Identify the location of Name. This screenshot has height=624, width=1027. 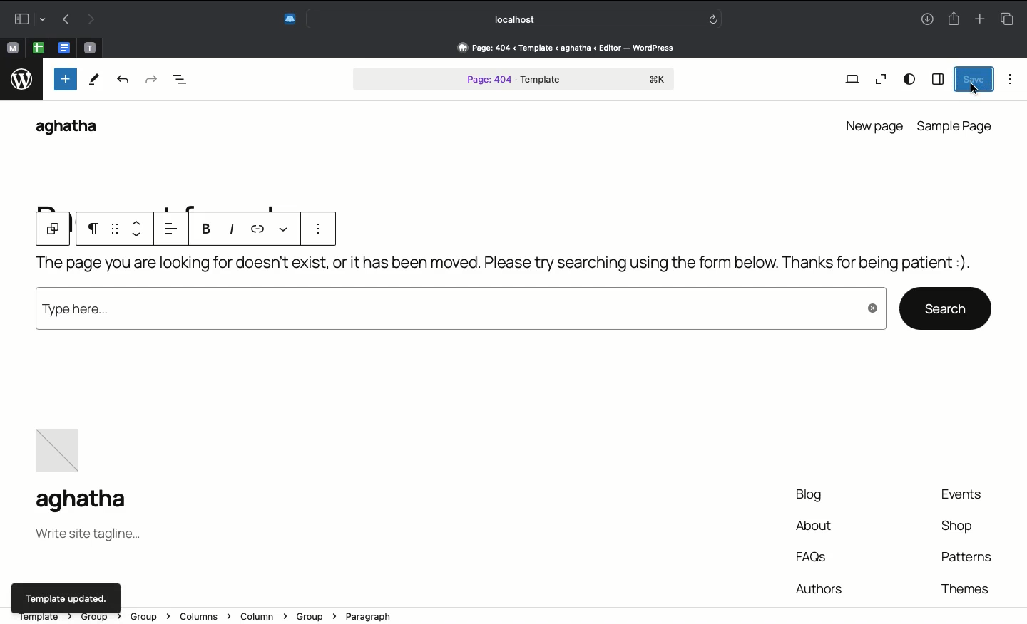
(86, 501).